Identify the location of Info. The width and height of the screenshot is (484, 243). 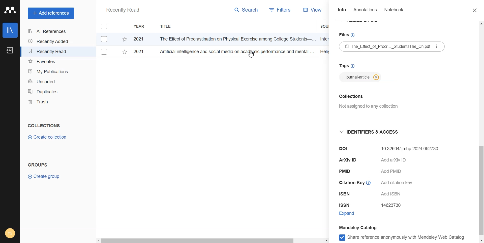
(342, 11).